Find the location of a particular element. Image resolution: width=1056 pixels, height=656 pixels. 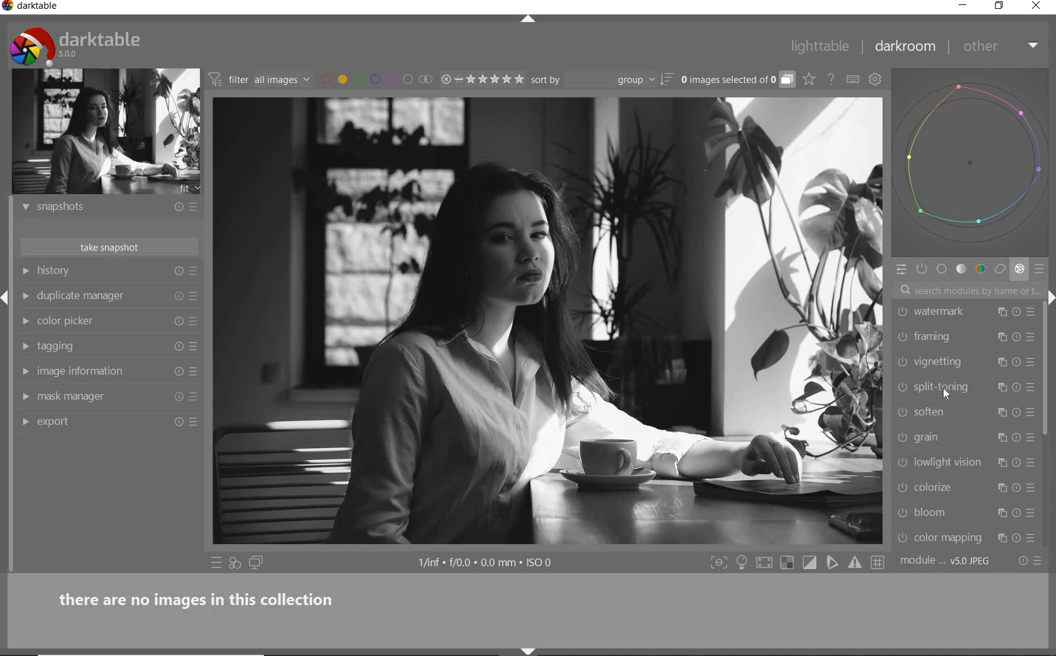

system logo is located at coordinates (76, 46).